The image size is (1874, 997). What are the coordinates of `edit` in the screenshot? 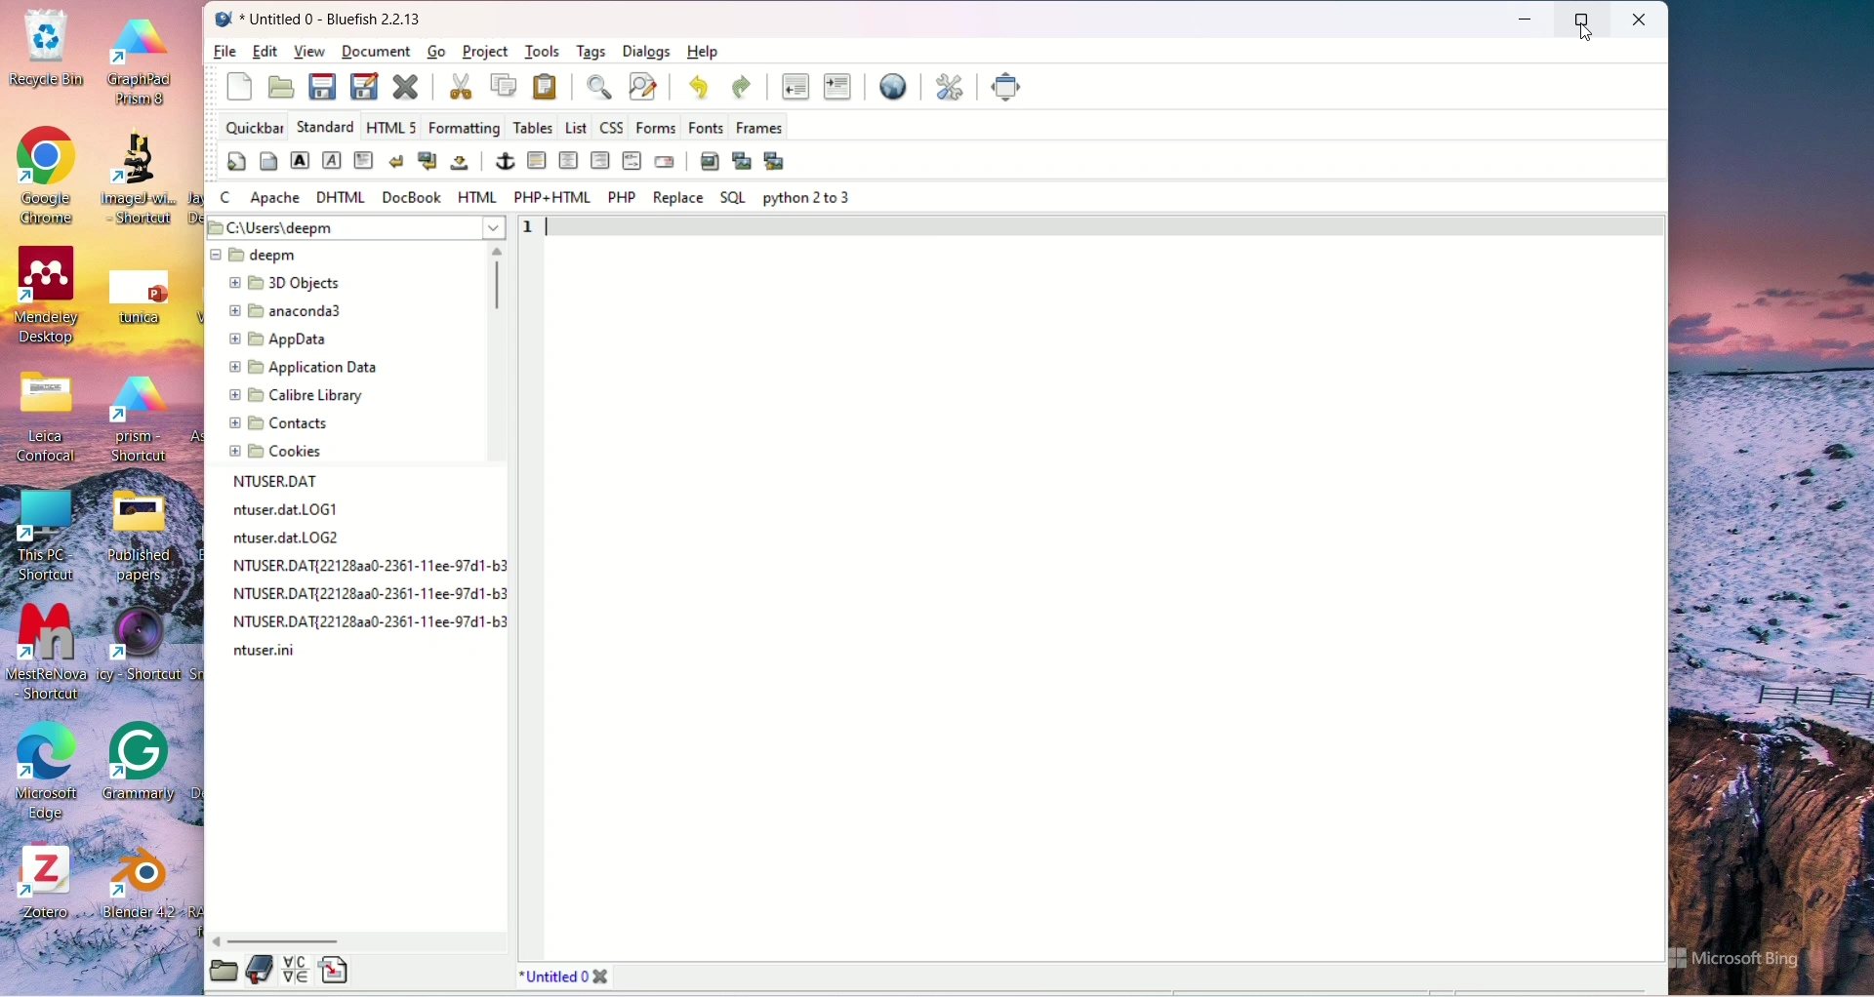 It's located at (268, 52).